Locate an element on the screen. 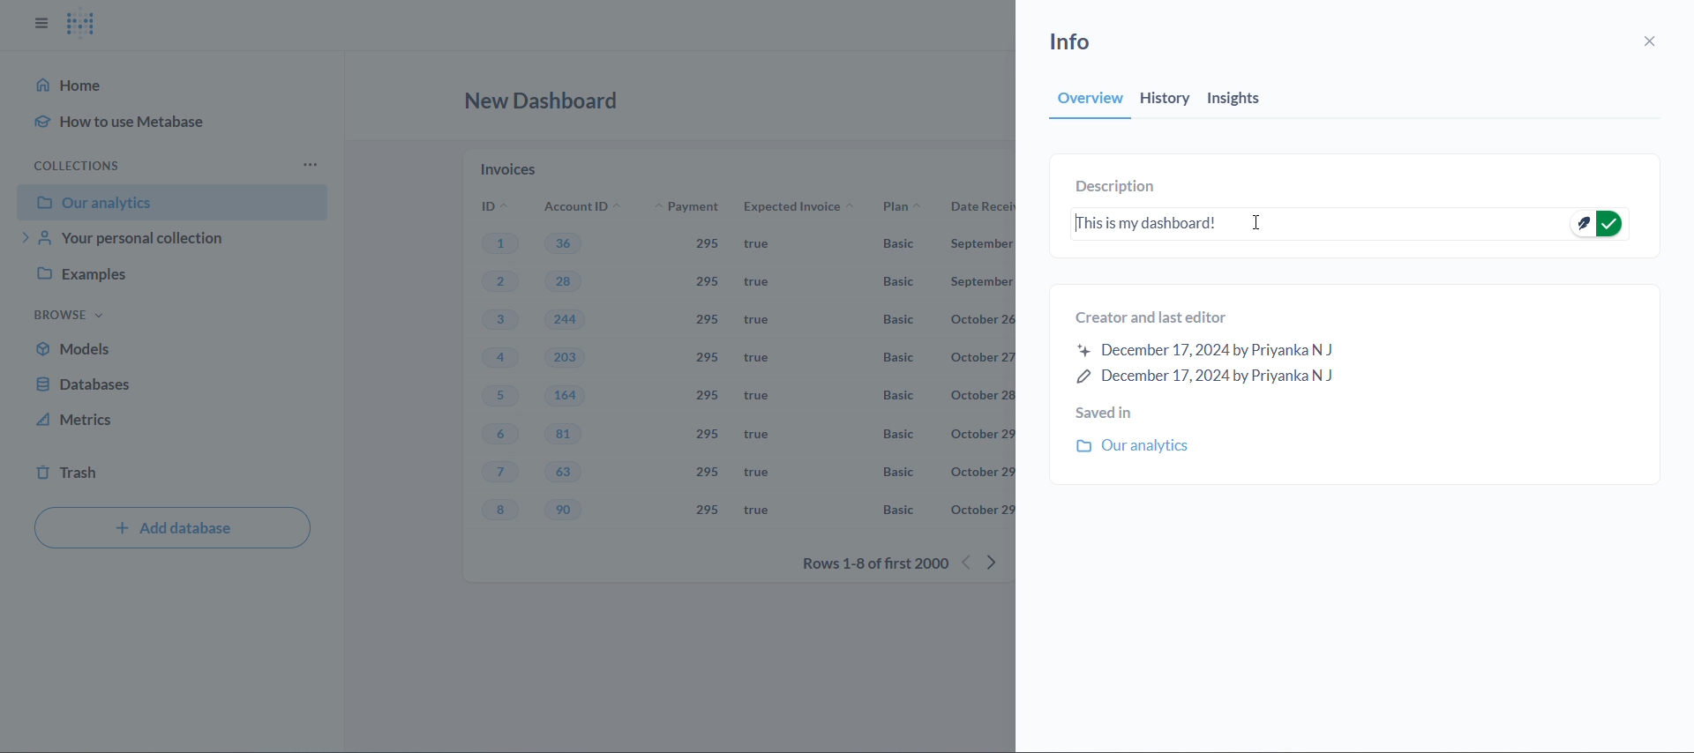 The height and width of the screenshot is (753, 1694). true is located at coordinates (760, 397).